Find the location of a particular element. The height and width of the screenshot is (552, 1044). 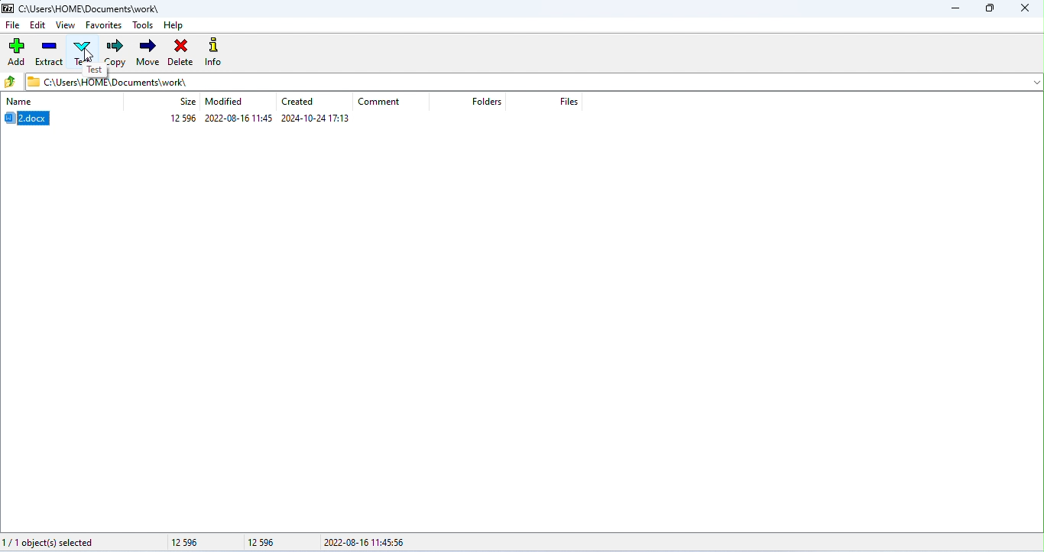

move is located at coordinates (147, 51).